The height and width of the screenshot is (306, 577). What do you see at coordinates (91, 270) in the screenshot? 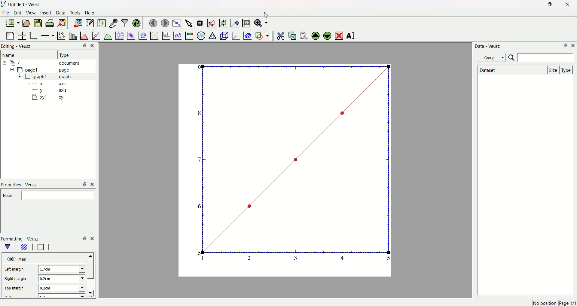
I see `scroll bar` at bounding box center [91, 270].